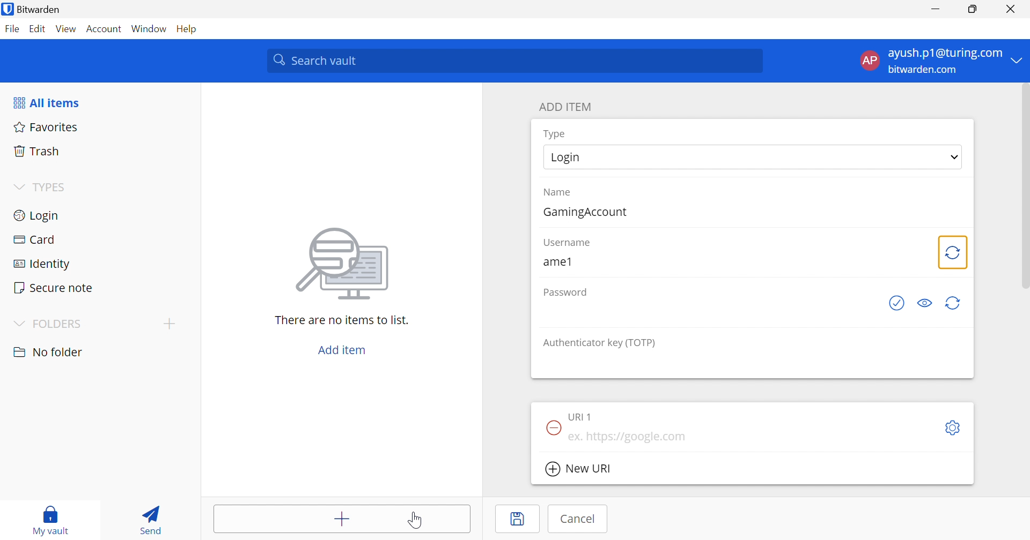  I want to click on All items, so click(46, 103).